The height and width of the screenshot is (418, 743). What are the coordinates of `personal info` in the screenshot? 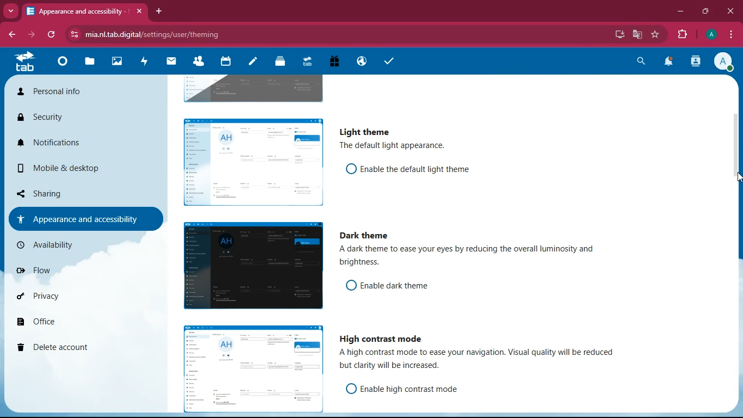 It's located at (56, 92).